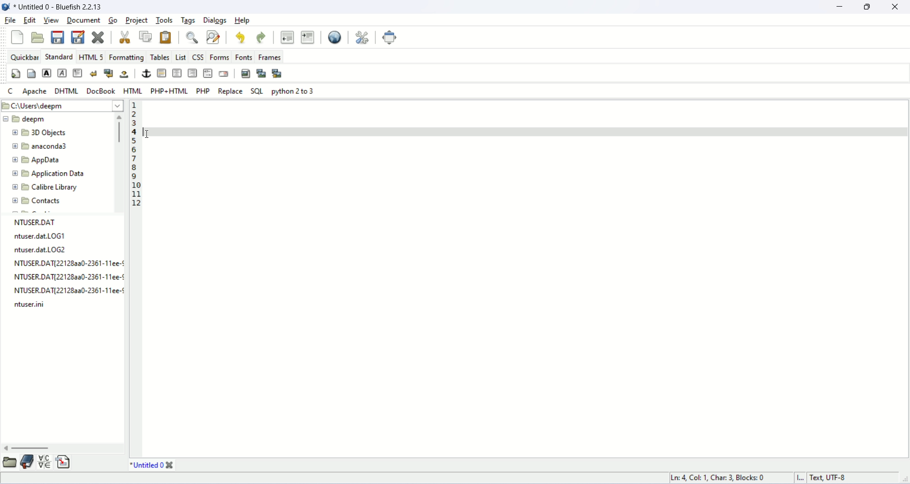 This screenshot has height=484, width=910. What do you see at coordinates (269, 57) in the screenshot?
I see `frames` at bounding box center [269, 57].